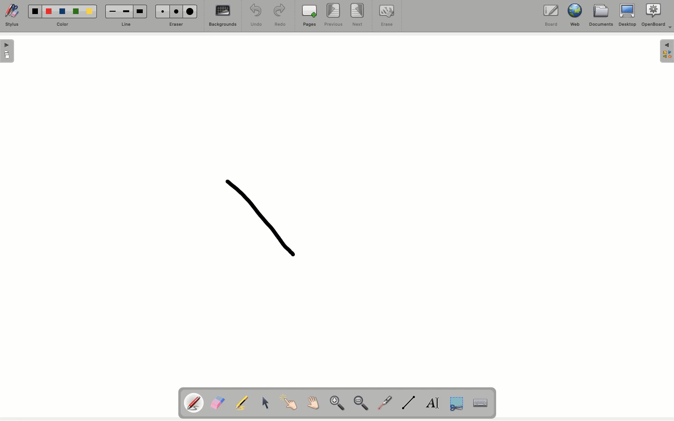 This screenshot has height=421, width=674. What do you see at coordinates (667, 52) in the screenshot?
I see `Menu` at bounding box center [667, 52].